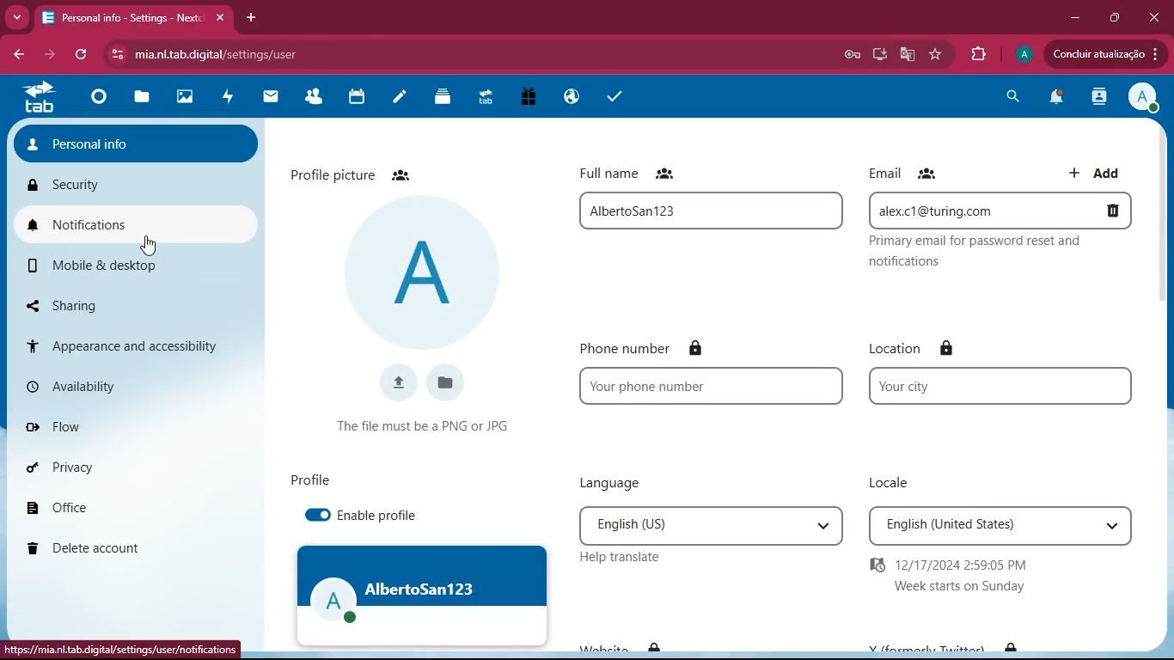  I want to click on language, so click(616, 484).